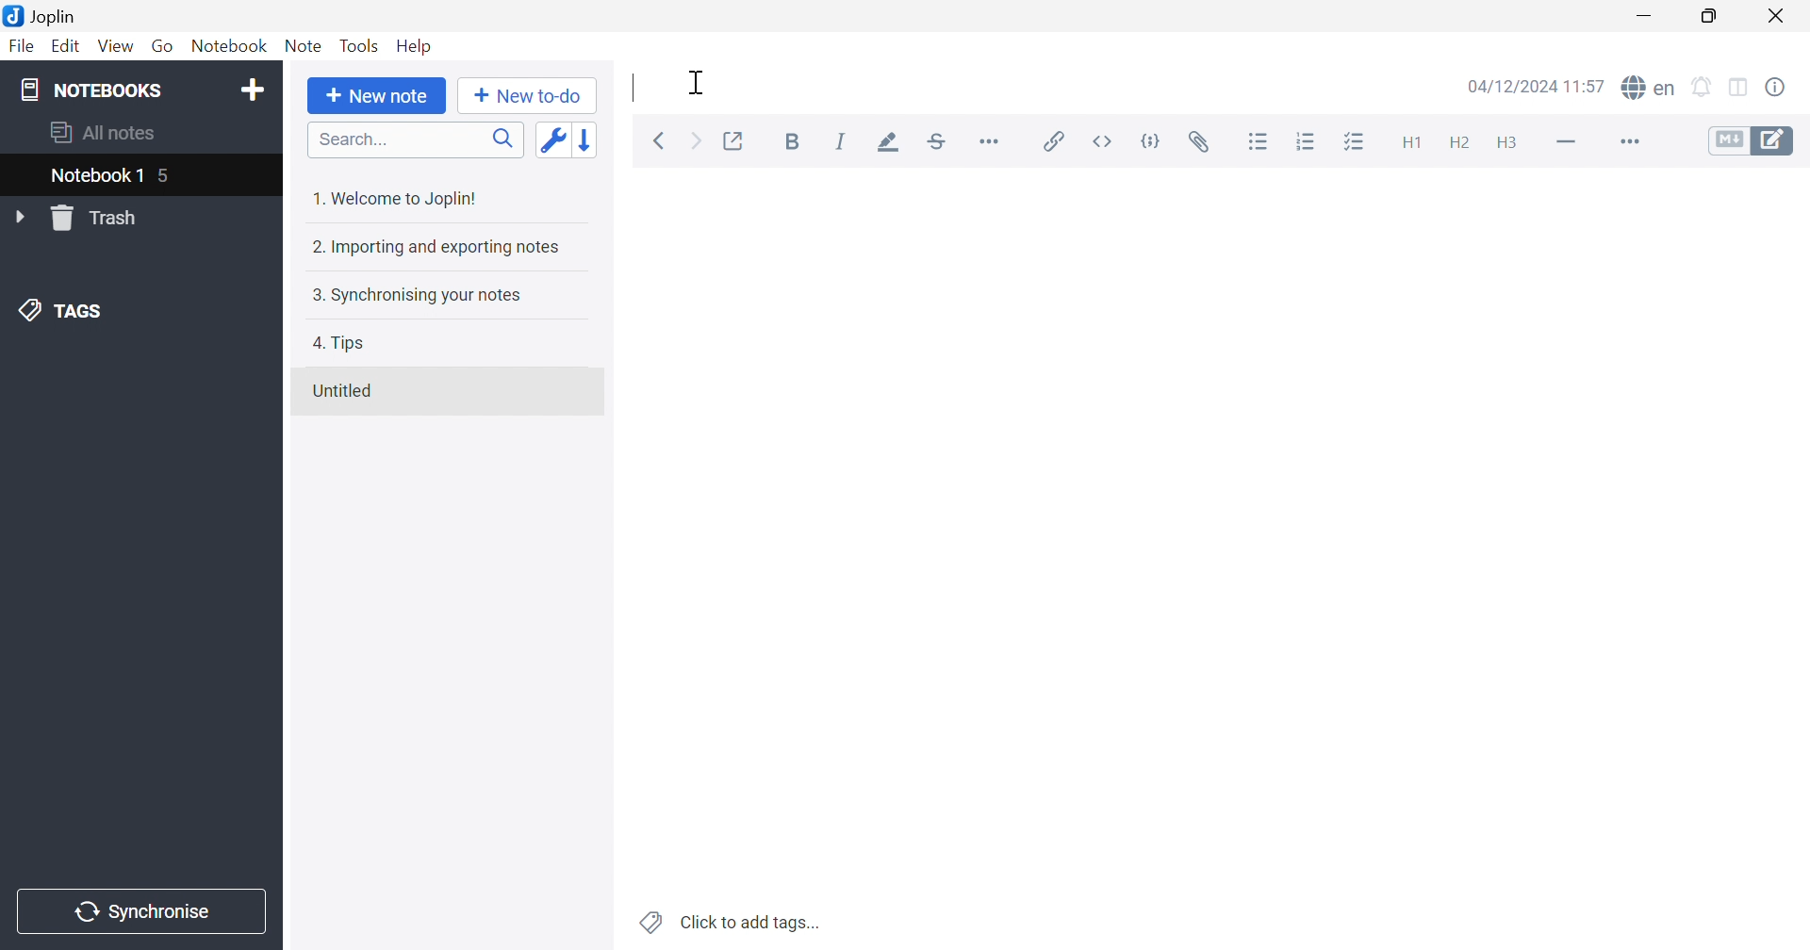 The height and width of the screenshot is (950, 1810). What do you see at coordinates (699, 142) in the screenshot?
I see `Forward` at bounding box center [699, 142].